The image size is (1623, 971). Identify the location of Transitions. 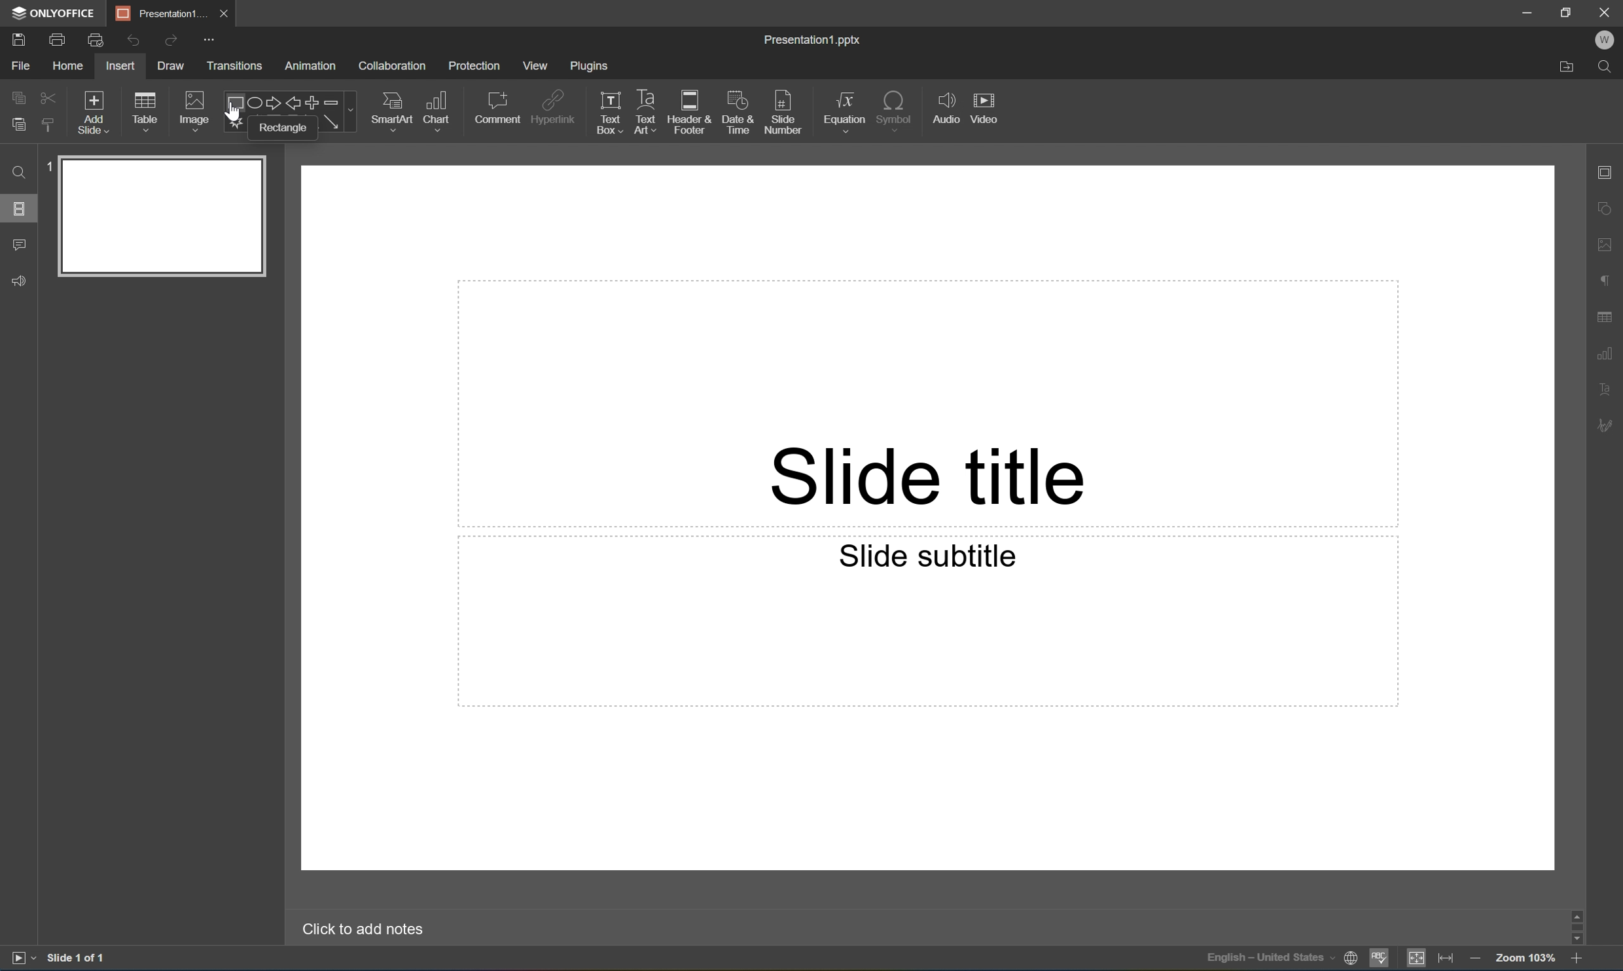
(234, 67).